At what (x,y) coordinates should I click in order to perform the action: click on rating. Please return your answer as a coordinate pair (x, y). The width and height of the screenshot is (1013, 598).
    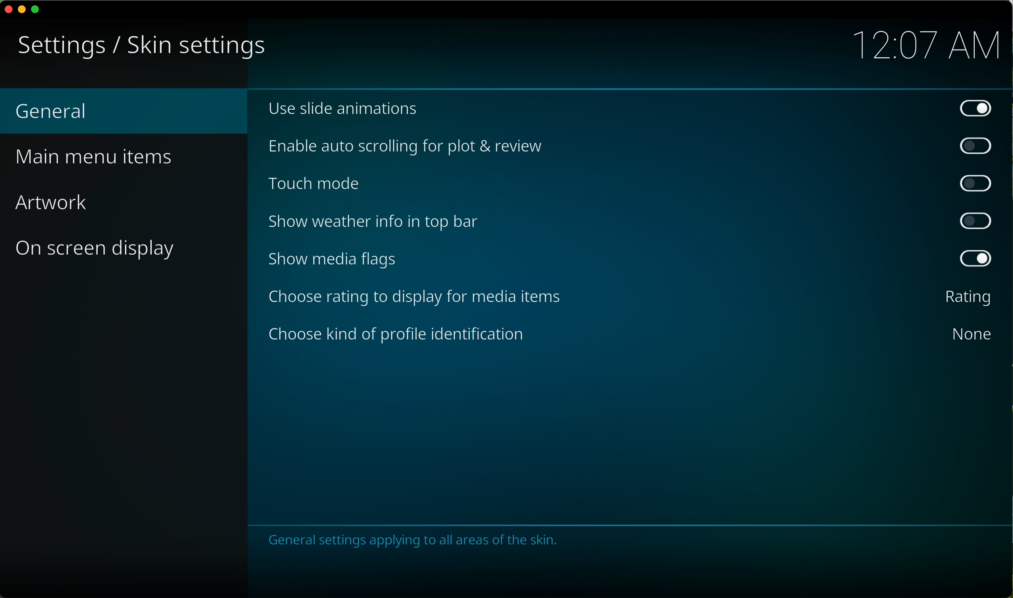
    Looking at the image, I should click on (966, 298).